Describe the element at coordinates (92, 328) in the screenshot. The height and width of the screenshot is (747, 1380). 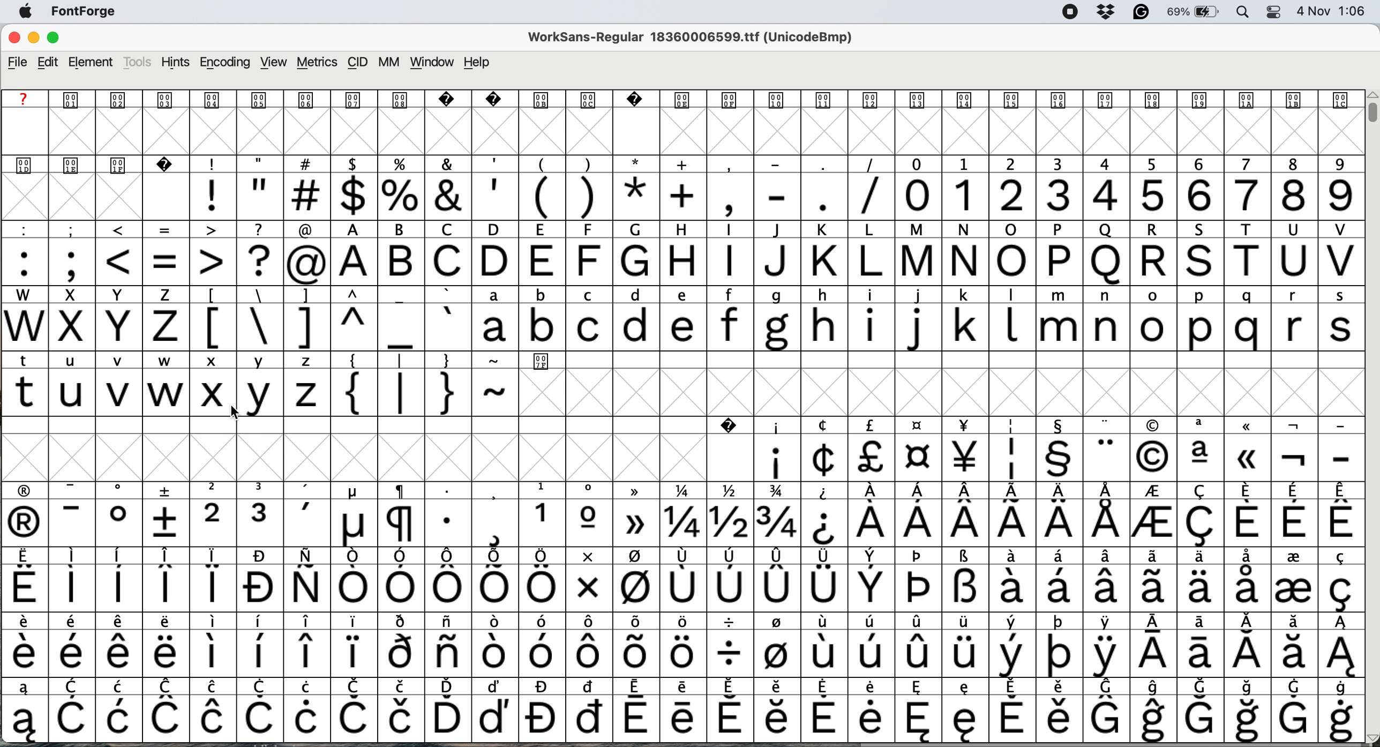
I see `capital letters w to z` at that location.